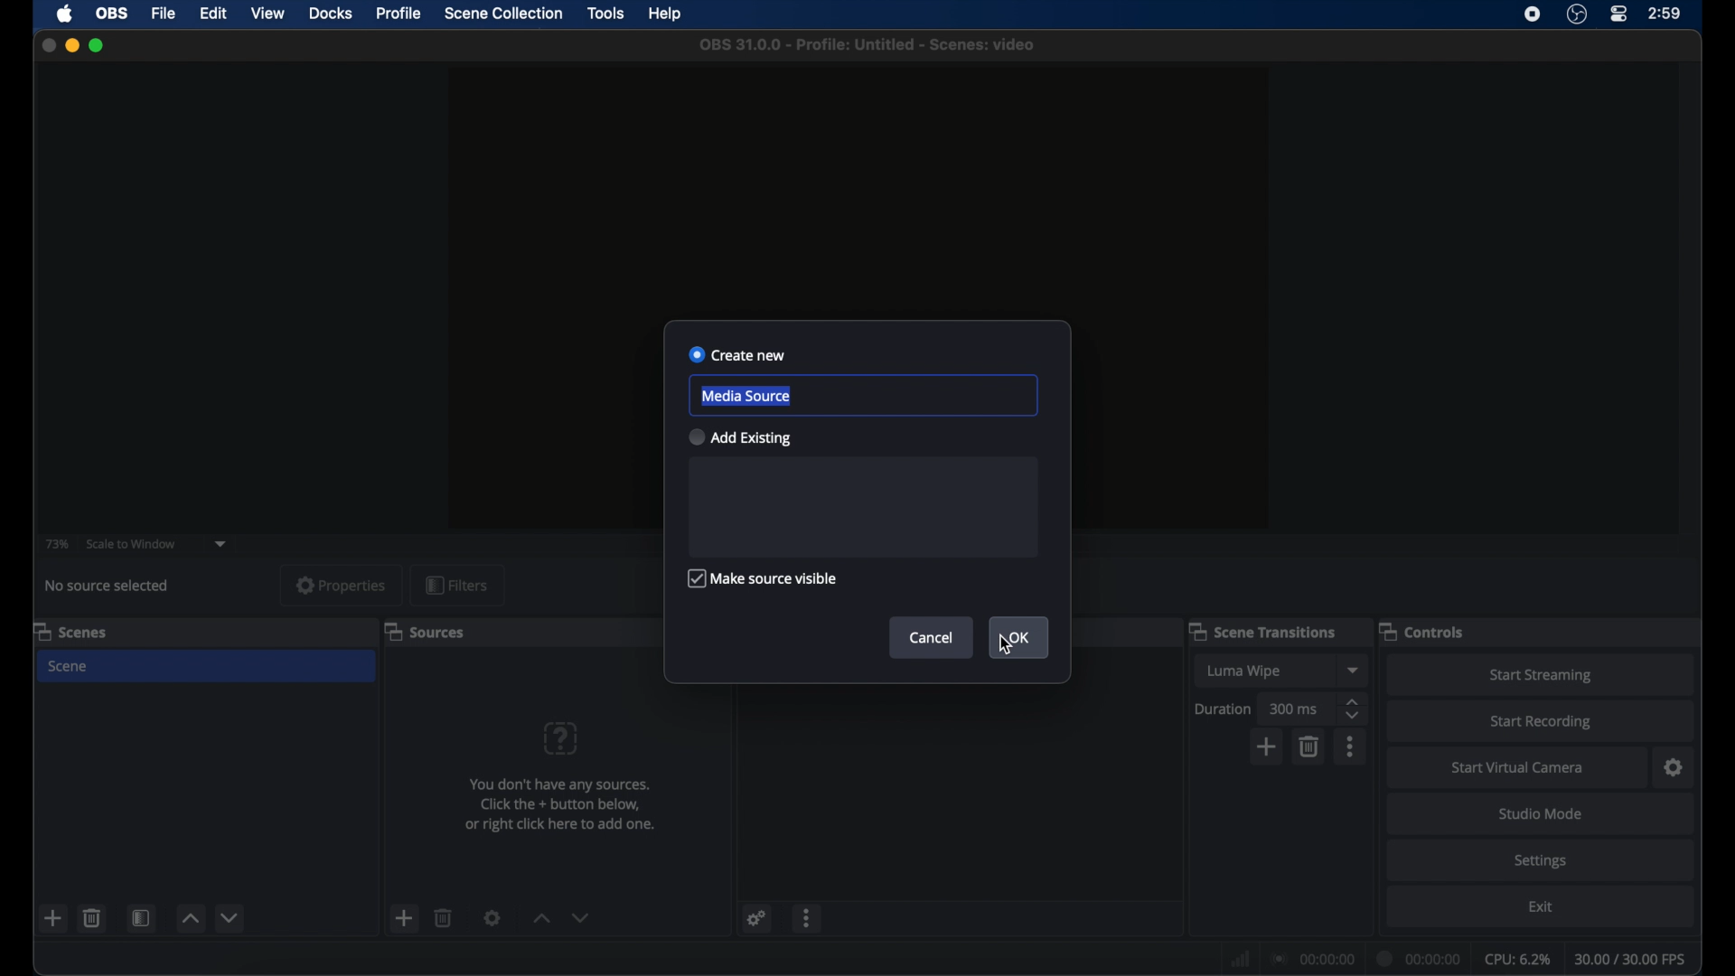 Image resolution: width=1735 pixels, height=976 pixels. What do you see at coordinates (1533, 14) in the screenshot?
I see `screen recorder icon` at bounding box center [1533, 14].